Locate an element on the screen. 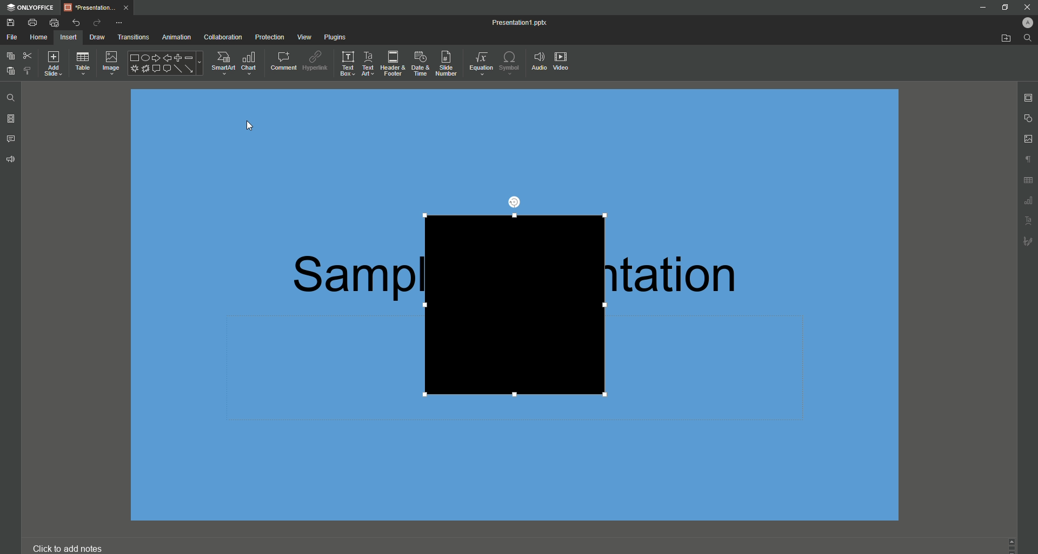 The image size is (1038, 554). Protection is located at coordinates (268, 36).